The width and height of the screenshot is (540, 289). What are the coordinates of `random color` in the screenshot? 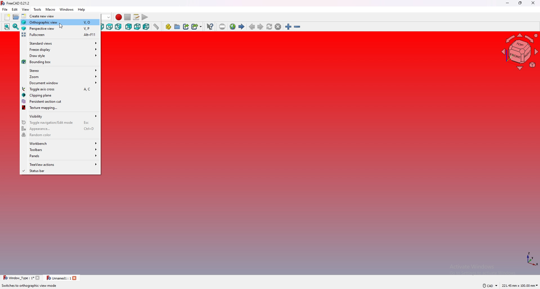 It's located at (60, 136).